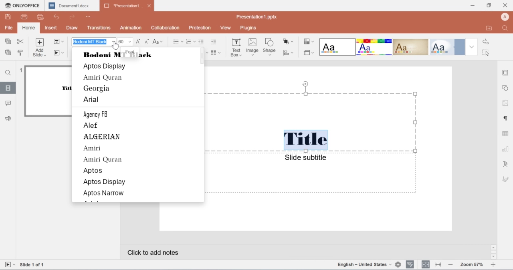 The image size is (513, 270). Describe the element at coordinates (506, 179) in the screenshot. I see `icon` at that location.